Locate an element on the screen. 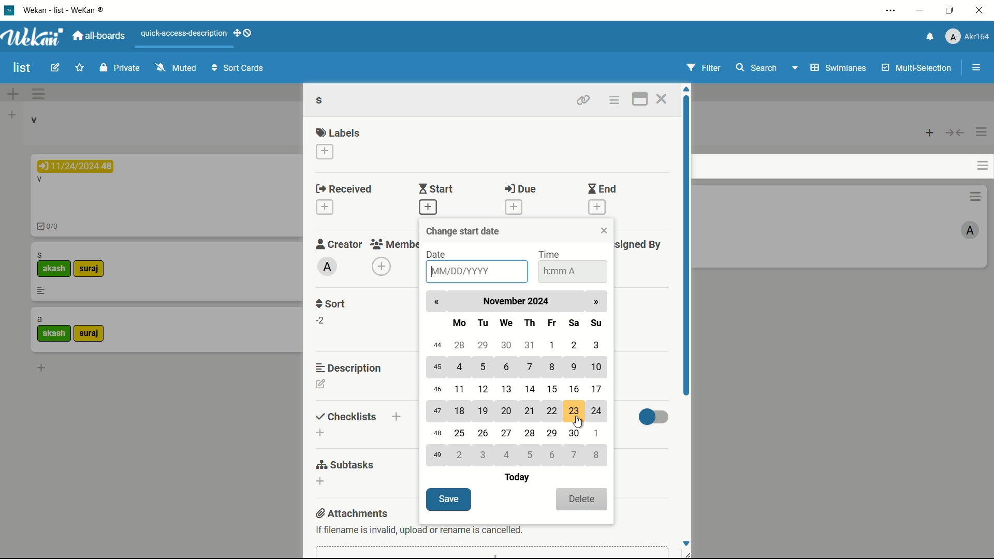 Image resolution: width=994 pixels, height=559 pixels. add due date is located at coordinates (514, 207).